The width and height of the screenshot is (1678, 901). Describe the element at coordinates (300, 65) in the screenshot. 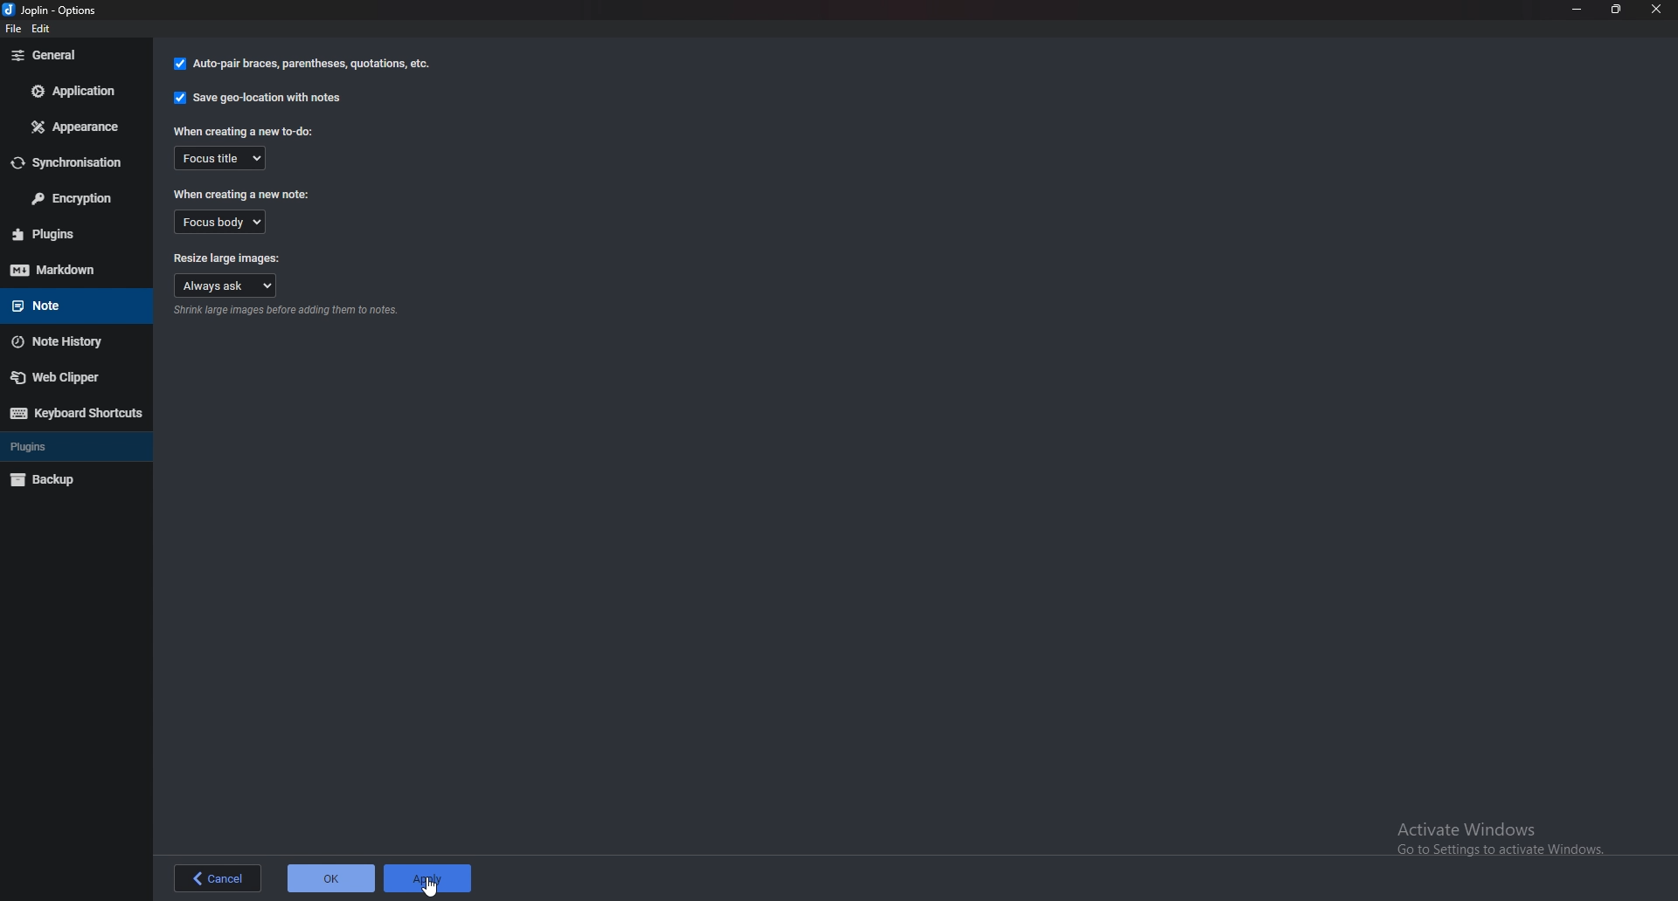

I see `auto pair braces, panthesis, quotation, etc.` at that location.